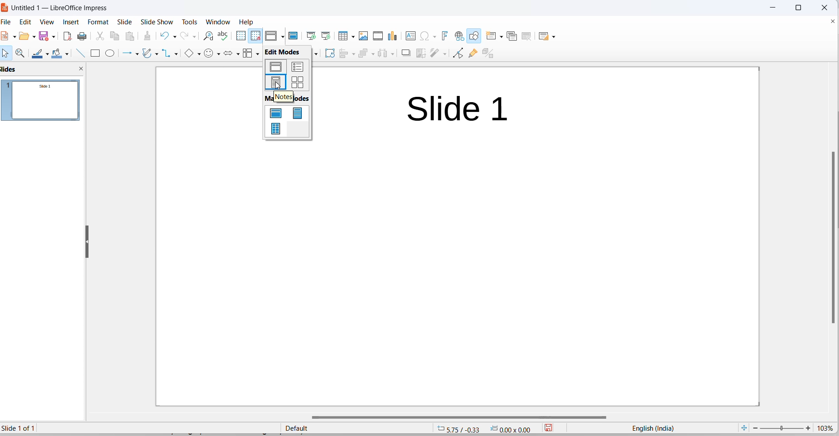 The width and height of the screenshot is (839, 436). What do you see at coordinates (284, 51) in the screenshot?
I see `edit mode heading` at bounding box center [284, 51].